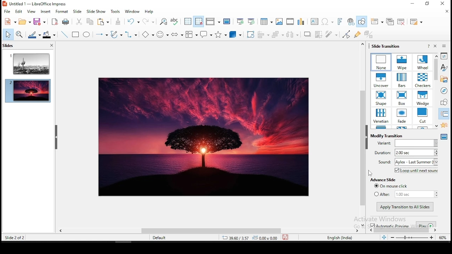  What do you see at coordinates (117, 11) in the screenshot?
I see `tools` at bounding box center [117, 11].